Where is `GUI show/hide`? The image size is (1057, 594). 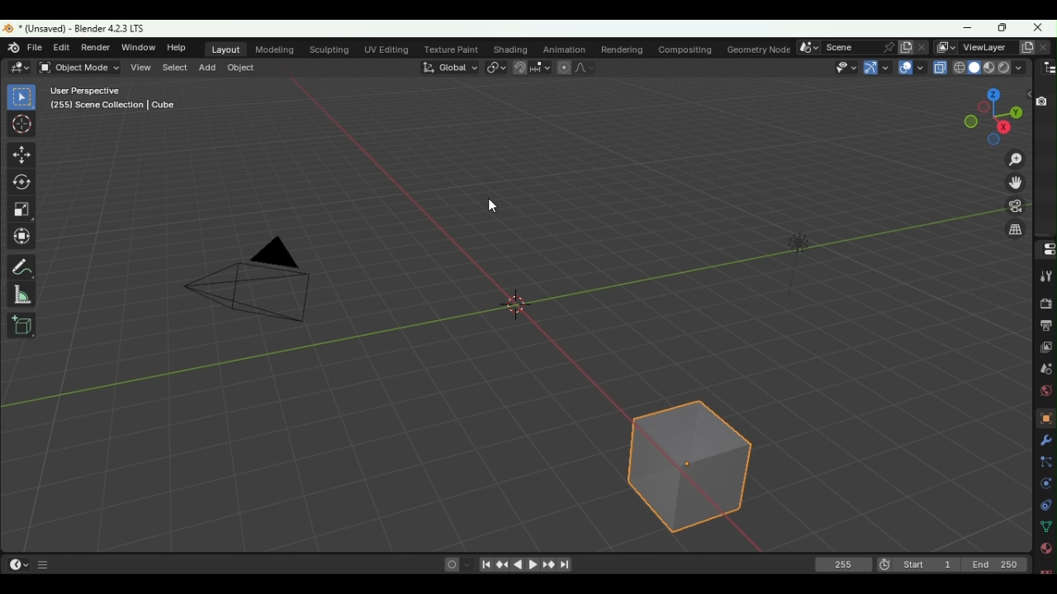
GUI show/hide is located at coordinates (45, 566).